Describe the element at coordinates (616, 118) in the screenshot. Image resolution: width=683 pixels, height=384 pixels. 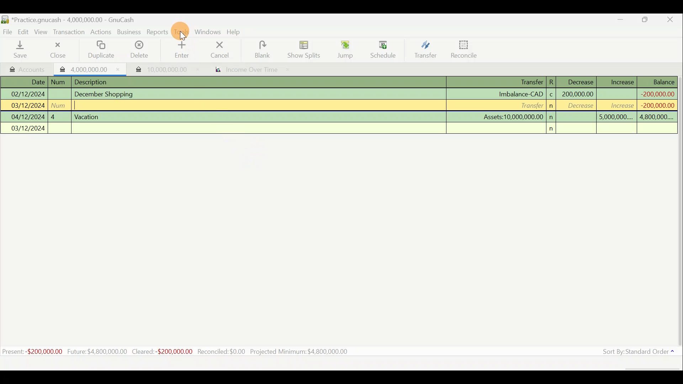
I see `5,000,000` at that location.